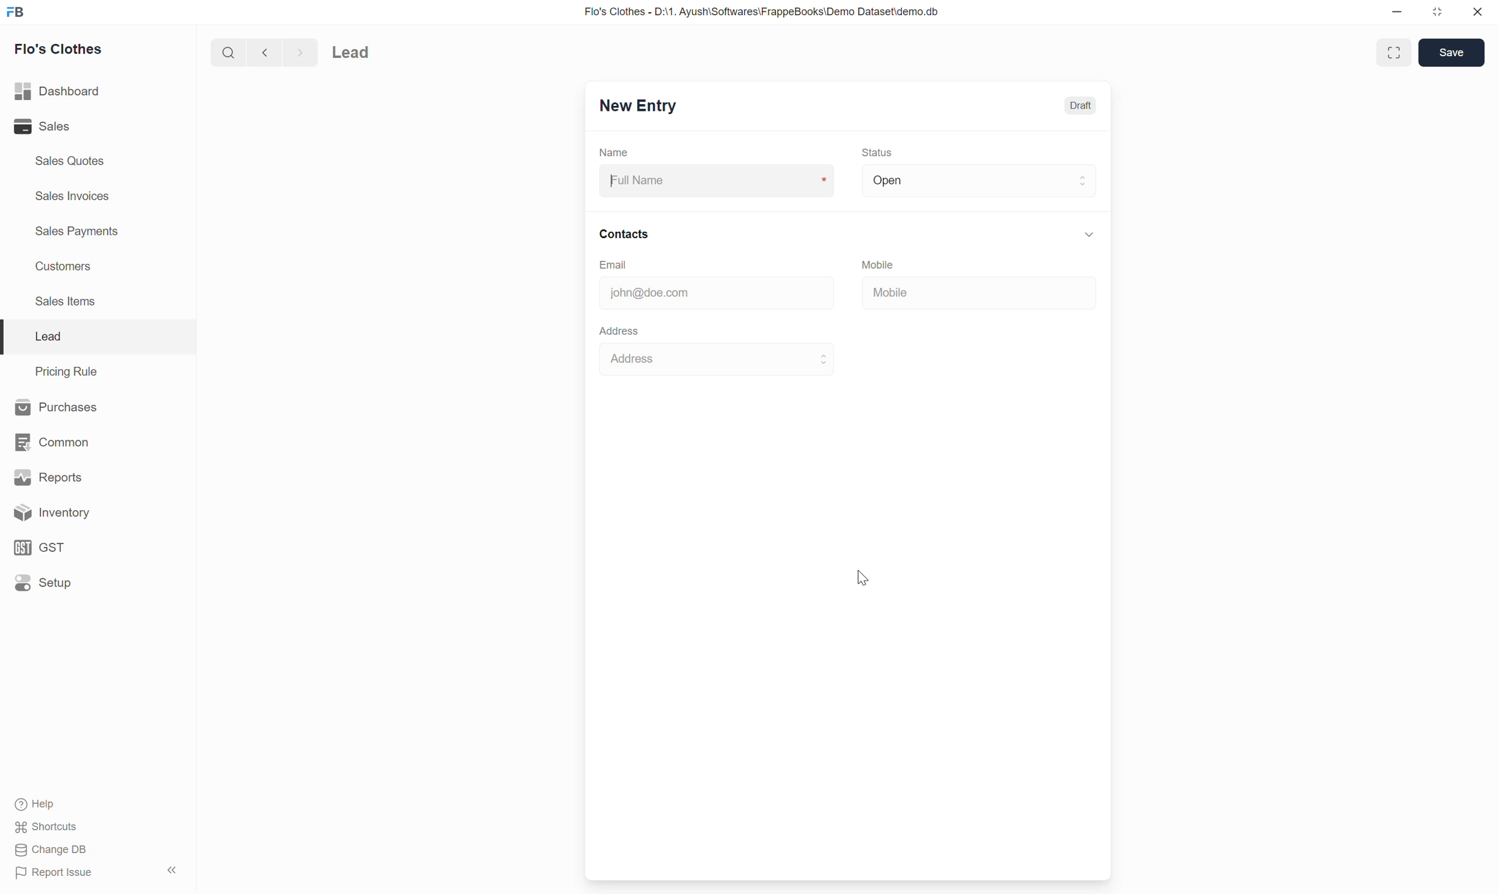 The image size is (1498, 894). What do you see at coordinates (1397, 14) in the screenshot?
I see `minimise` at bounding box center [1397, 14].